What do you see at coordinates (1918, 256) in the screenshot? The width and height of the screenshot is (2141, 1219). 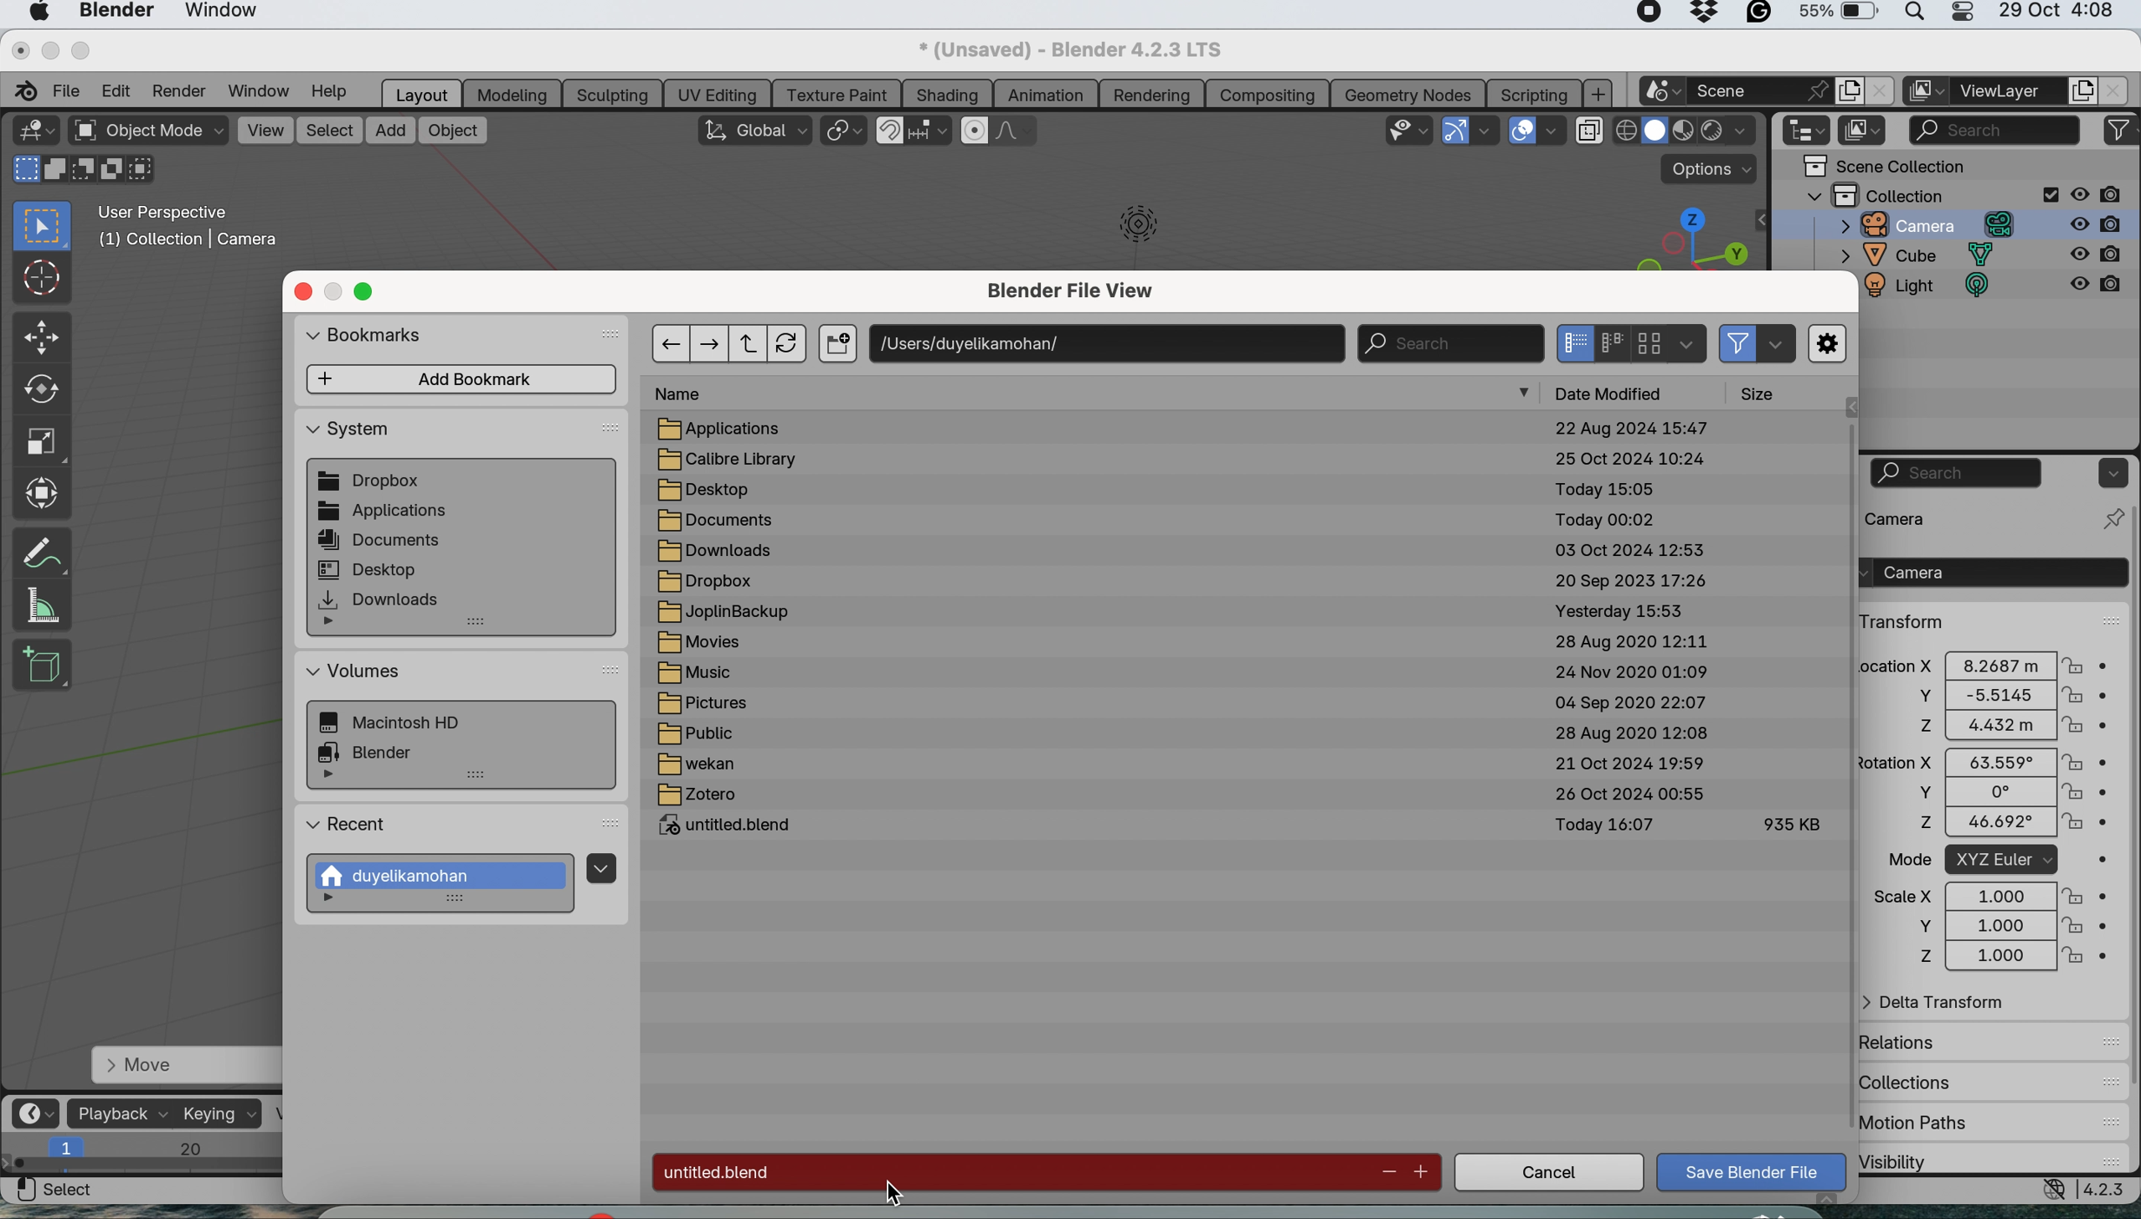 I see `cube` at bounding box center [1918, 256].